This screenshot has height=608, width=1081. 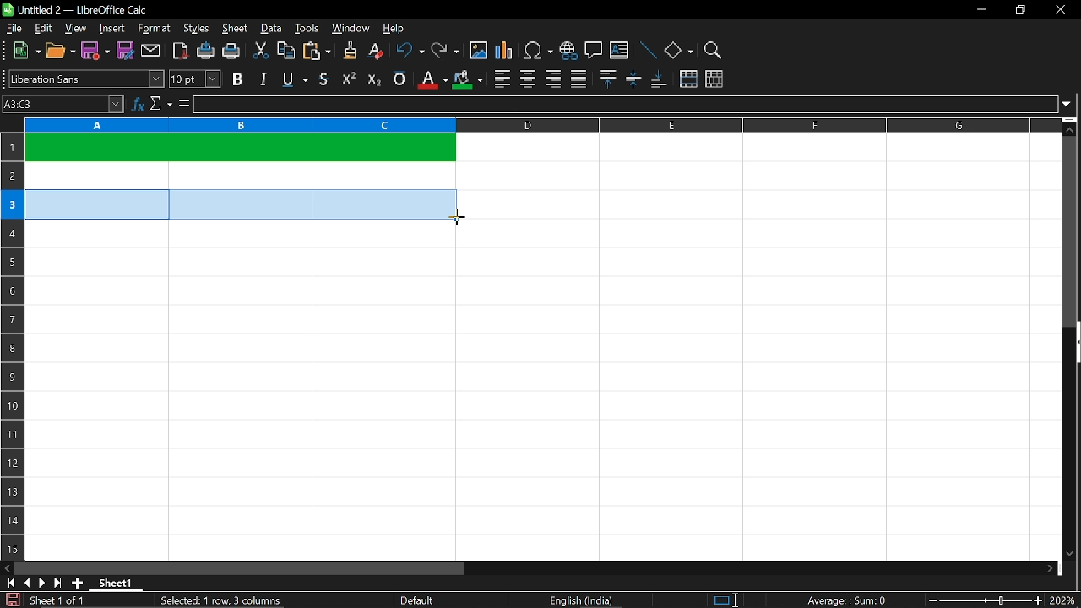 I want to click on new, so click(x=23, y=52).